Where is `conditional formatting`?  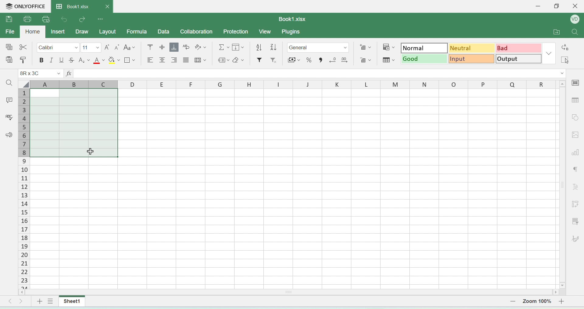
conditional formatting is located at coordinates (388, 46).